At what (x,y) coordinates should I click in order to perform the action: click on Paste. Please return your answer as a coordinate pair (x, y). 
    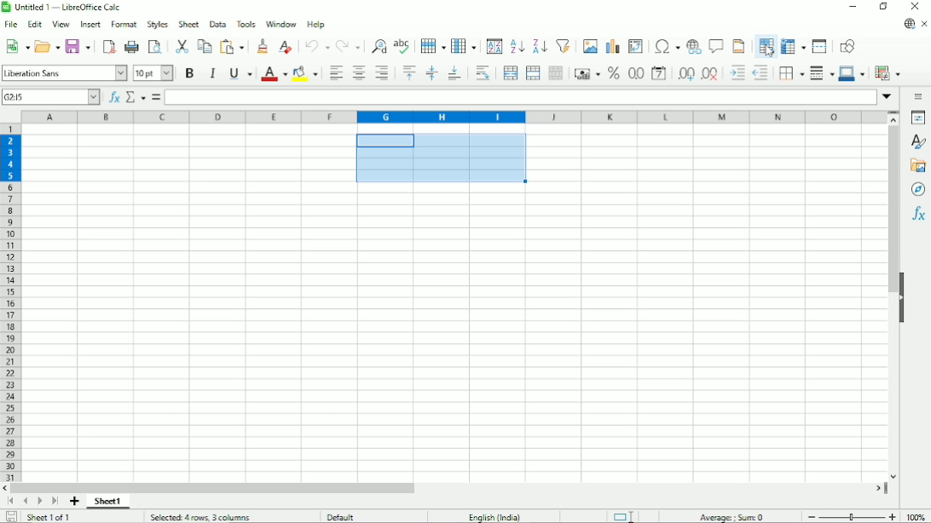
    Looking at the image, I should click on (233, 46).